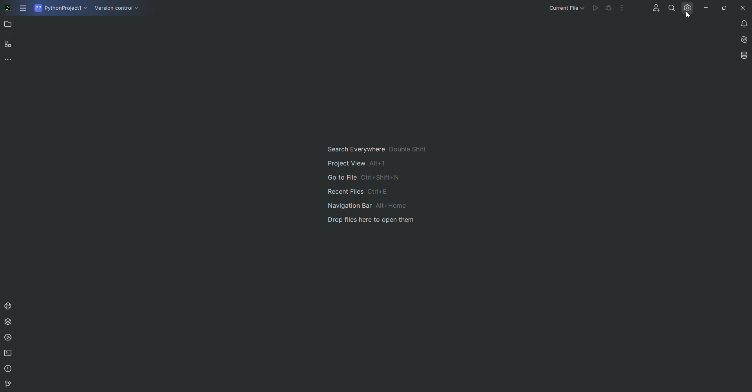 This screenshot has height=392, width=752. I want to click on Cannot run the file, so click(597, 8).